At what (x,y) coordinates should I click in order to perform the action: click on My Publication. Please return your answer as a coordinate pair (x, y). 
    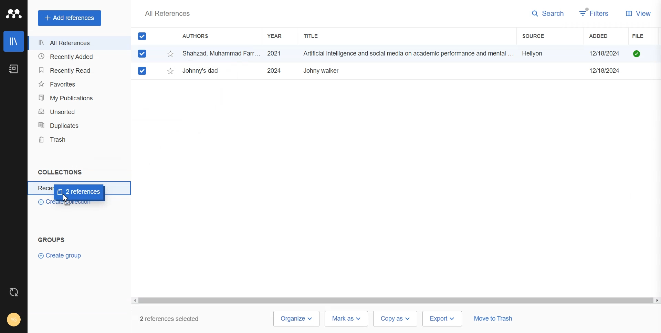
    Looking at the image, I should click on (77, 98).